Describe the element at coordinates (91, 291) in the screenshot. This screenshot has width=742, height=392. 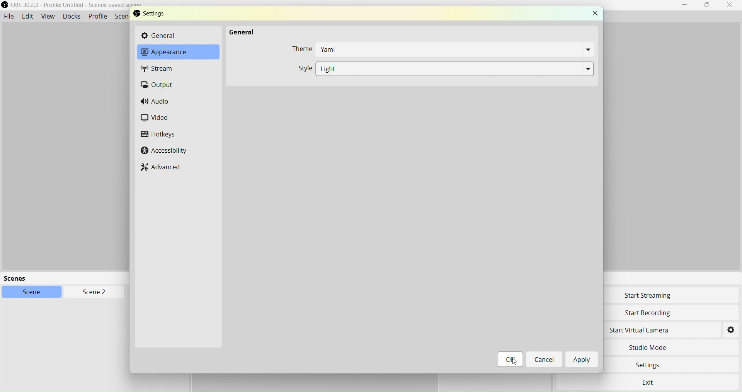
I see `Scene2` at that location.